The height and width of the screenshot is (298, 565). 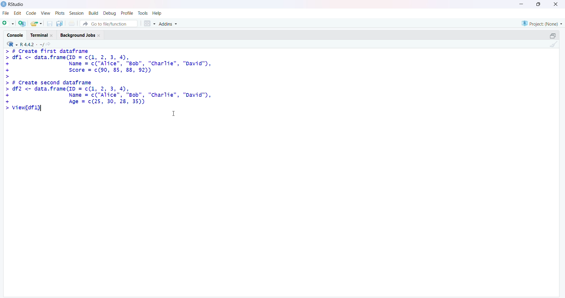 What do you see at coordinates (143, 13) in the screenshot?
I see `tools` at bounding box center [143, 13].